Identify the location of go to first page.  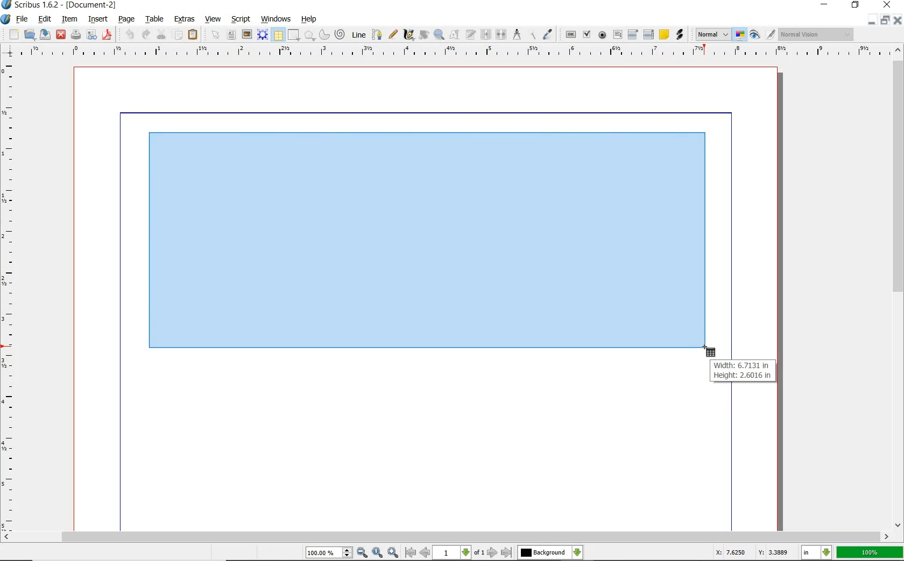
(410, 553).